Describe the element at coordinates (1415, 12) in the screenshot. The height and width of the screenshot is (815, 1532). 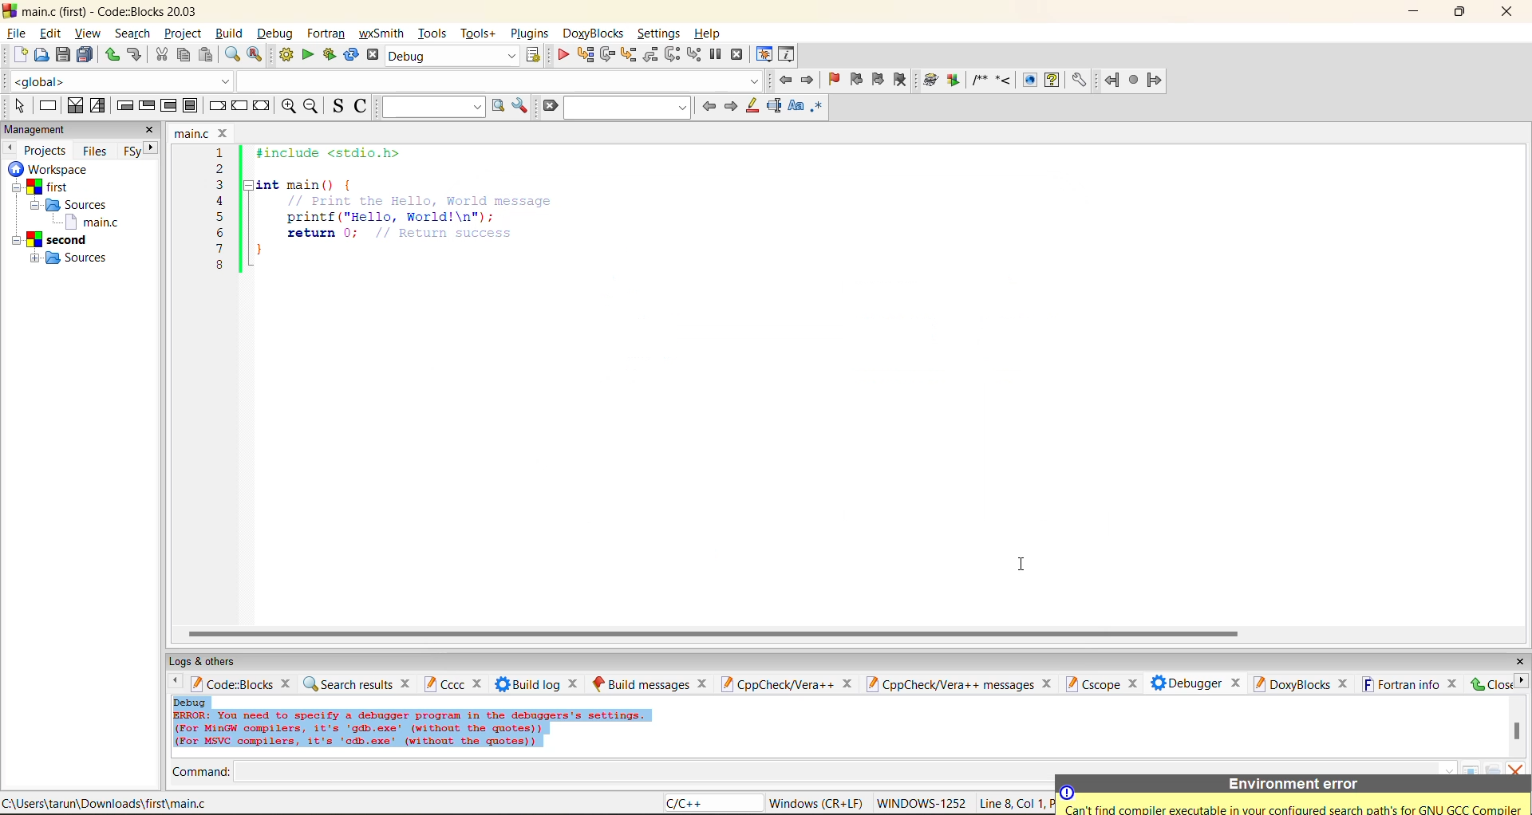
I see `minimize` at that location.